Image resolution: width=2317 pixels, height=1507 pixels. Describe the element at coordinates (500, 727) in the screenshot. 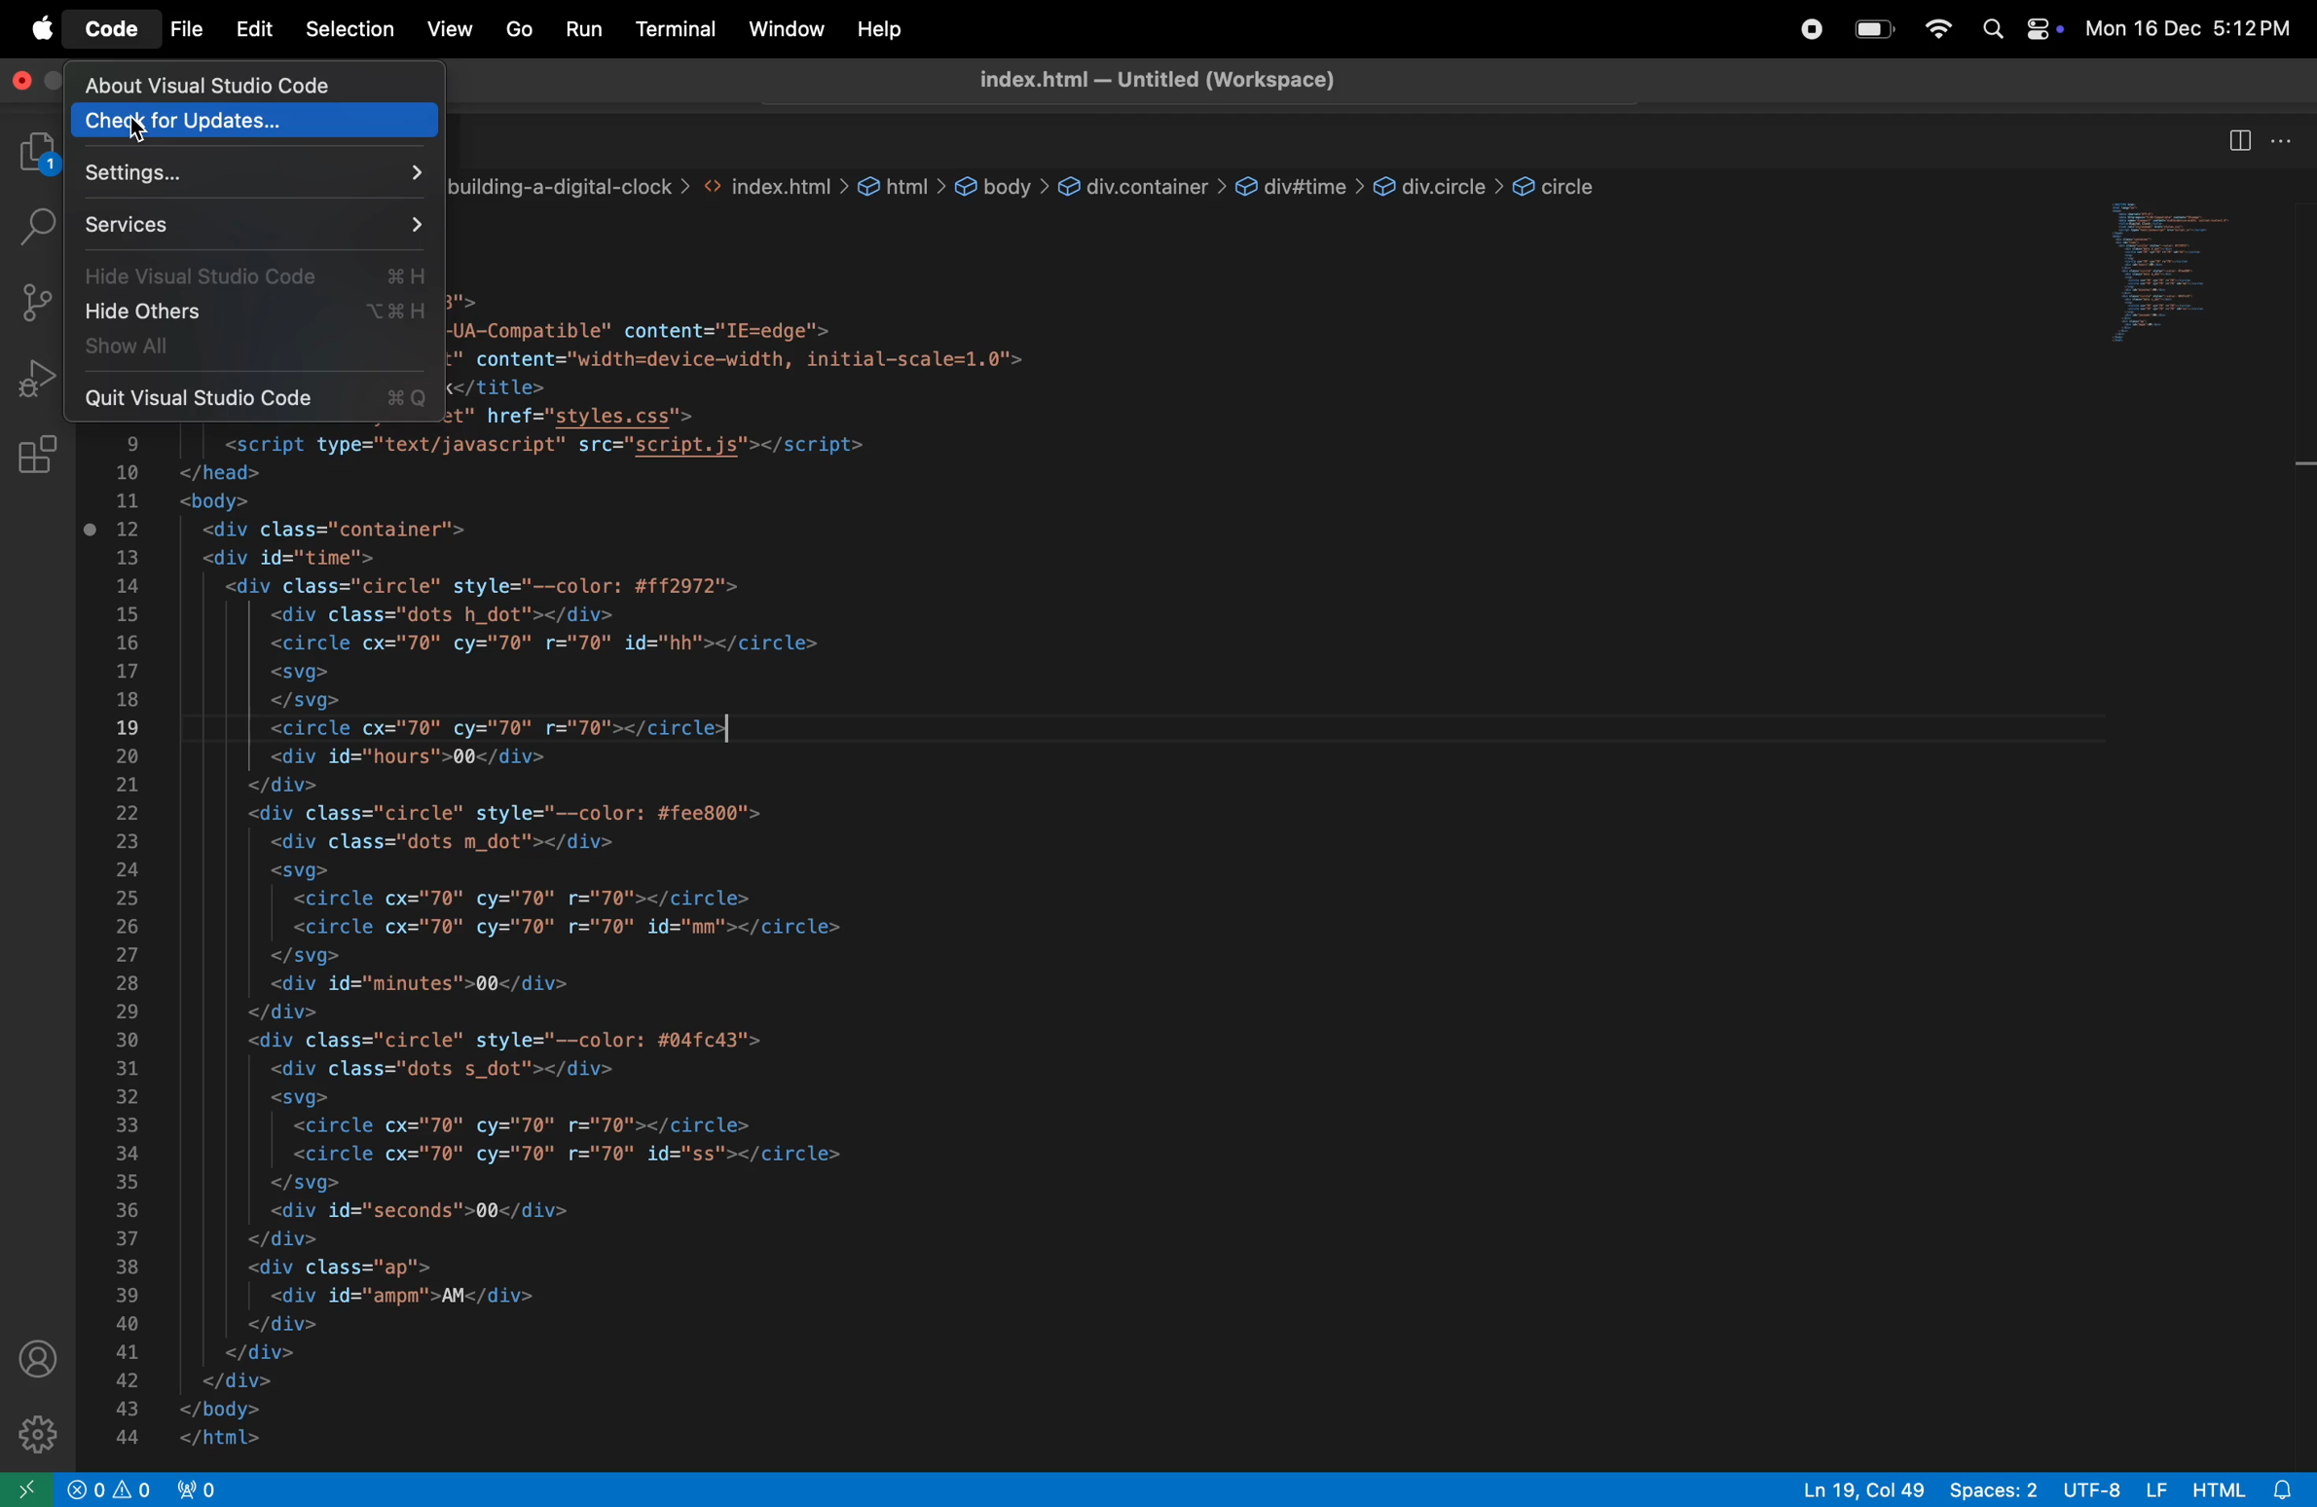

I see `| <circle cx="70" cy="70" r="70"></circle>` at that location.